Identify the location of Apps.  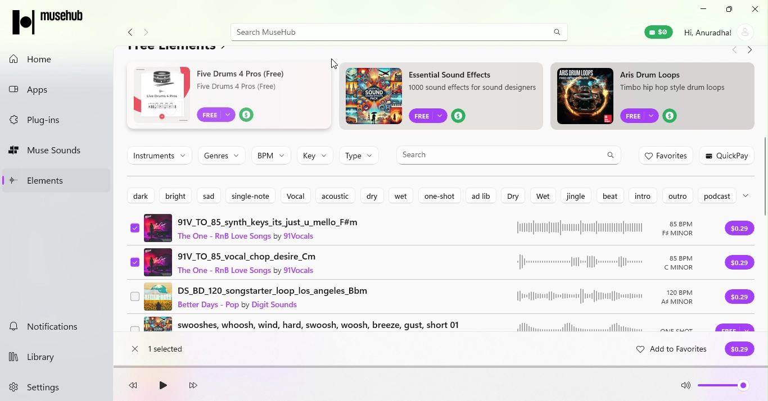
(58, 88).